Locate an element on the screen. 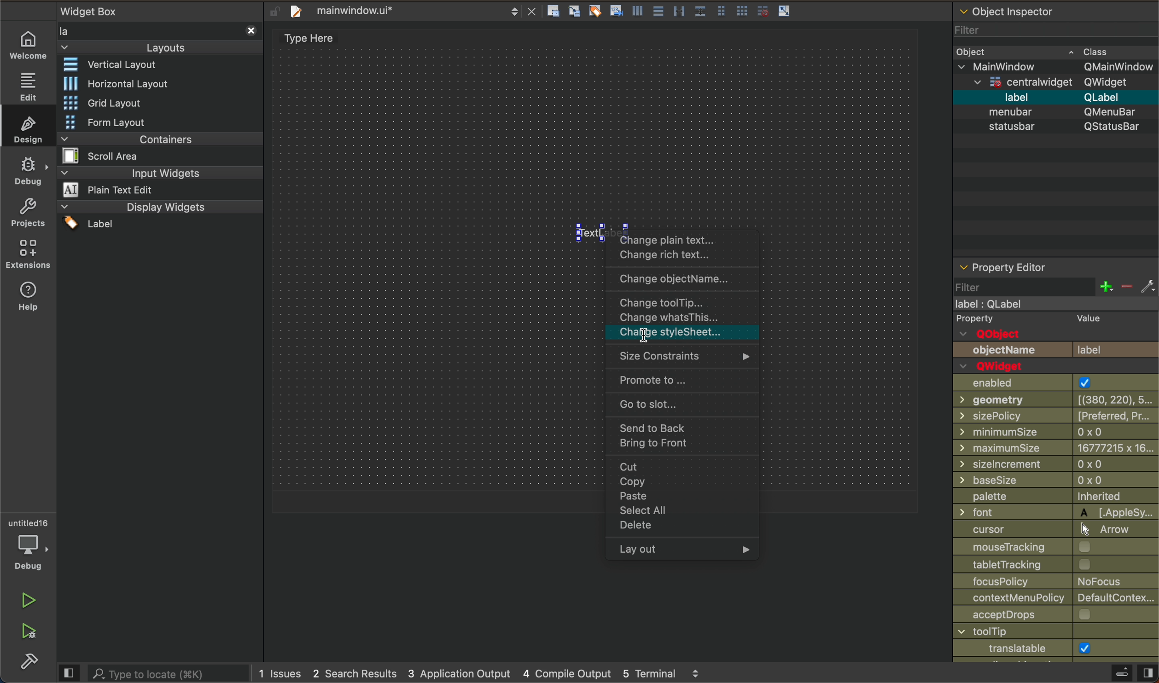 This screenshot has width=1159, height=683. cut is located at coordinates (681, 468).